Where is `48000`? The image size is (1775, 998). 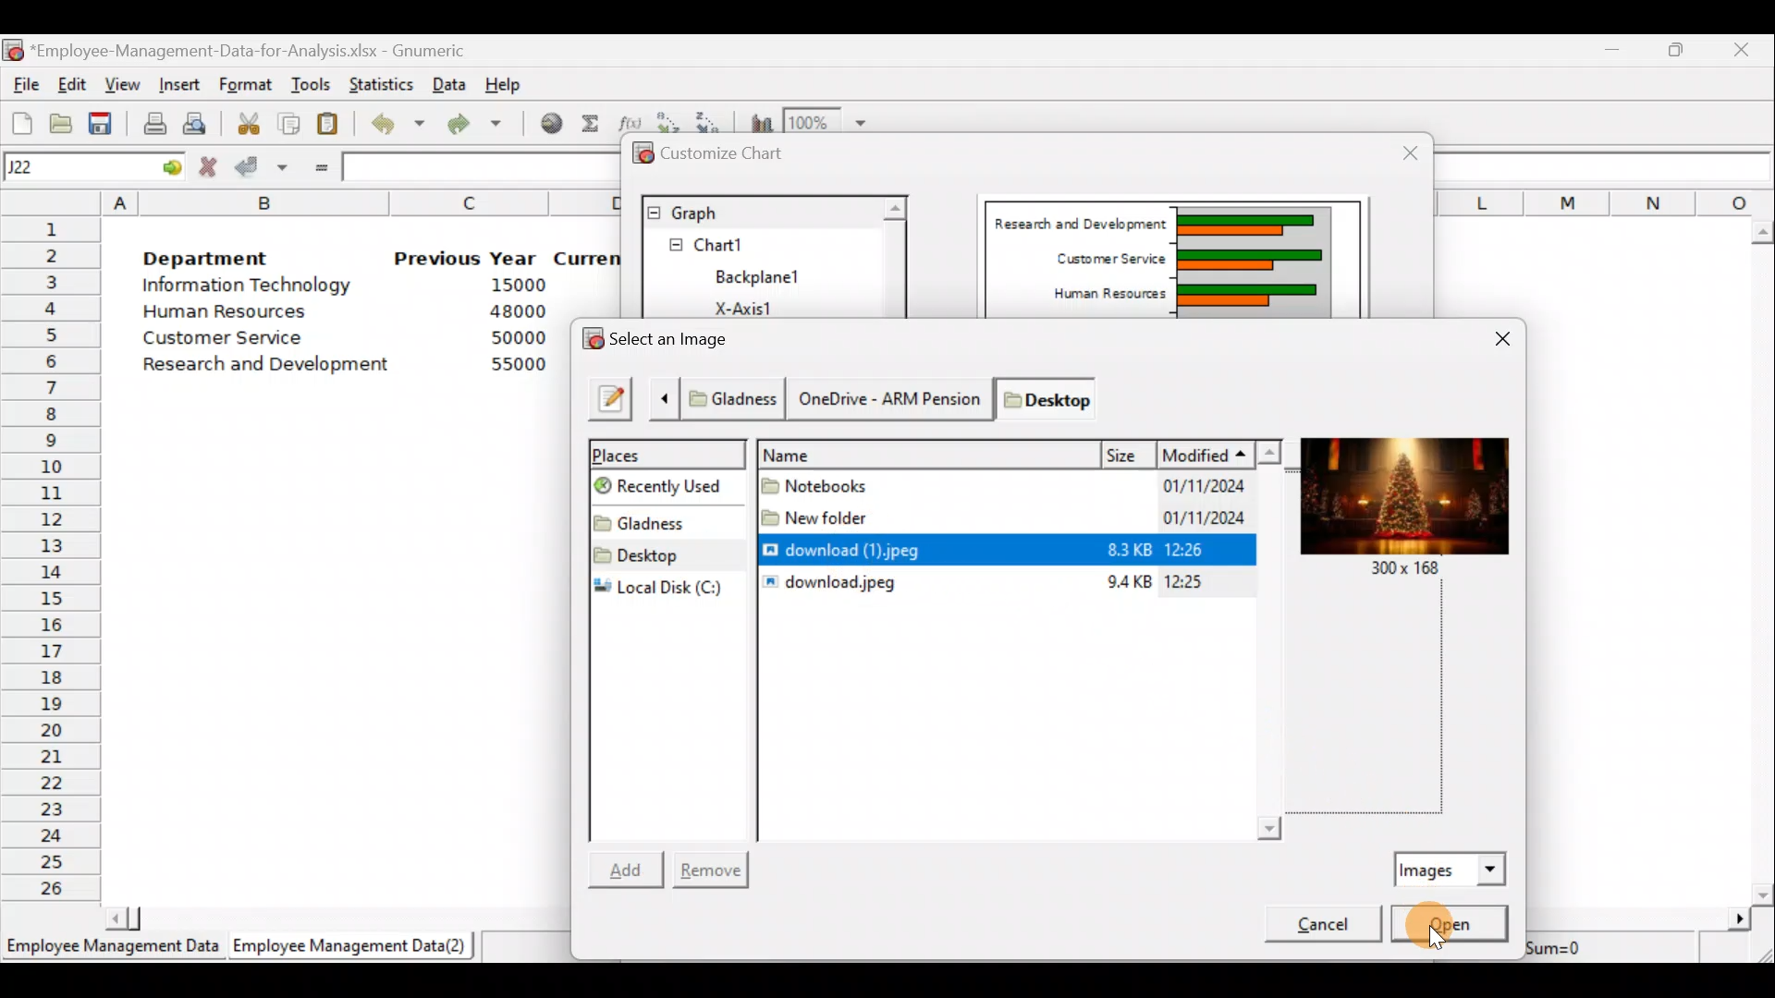
48000 is located at coordinates (517, 313).